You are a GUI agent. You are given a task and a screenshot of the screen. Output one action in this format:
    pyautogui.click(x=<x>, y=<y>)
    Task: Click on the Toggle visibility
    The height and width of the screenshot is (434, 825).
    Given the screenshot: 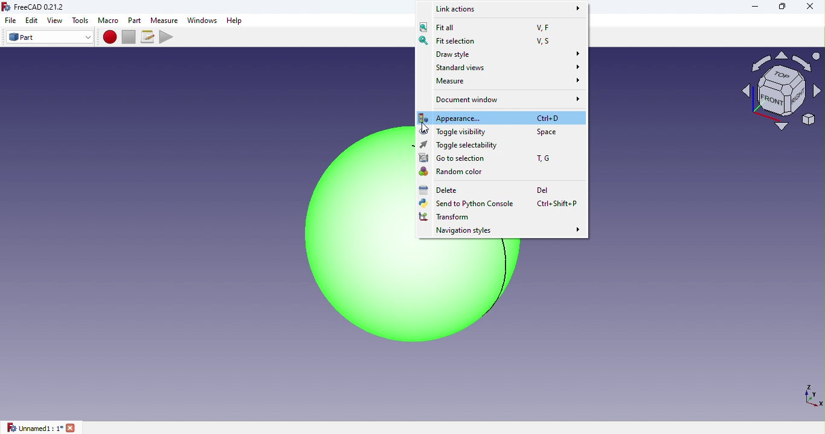 What is the action you would take?
    pyautogui.click(x=502, y=132)
    